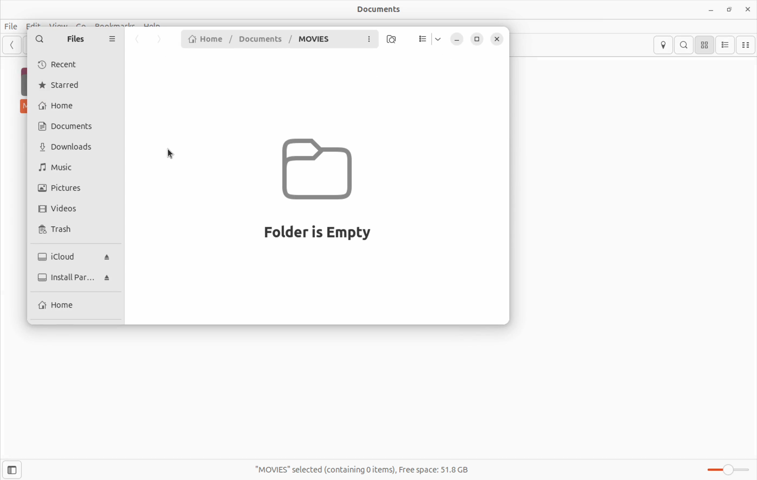  I want to click on minimize, so click(712, 10).